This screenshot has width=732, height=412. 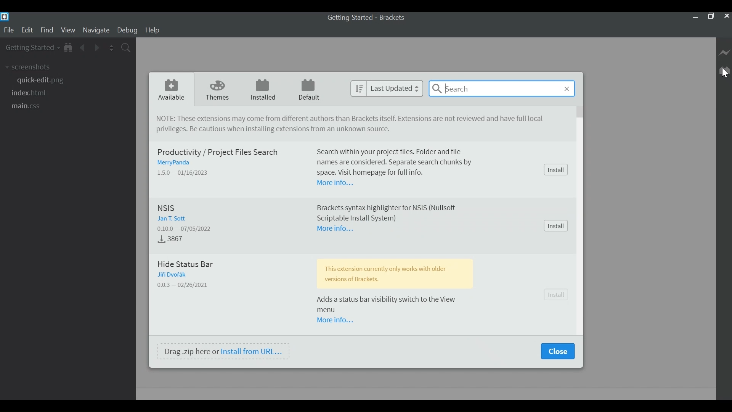 What do you see at coordinates (185, 172) in the screenshot?
I see `Version - Release Date` at bounding box center [185, 172].